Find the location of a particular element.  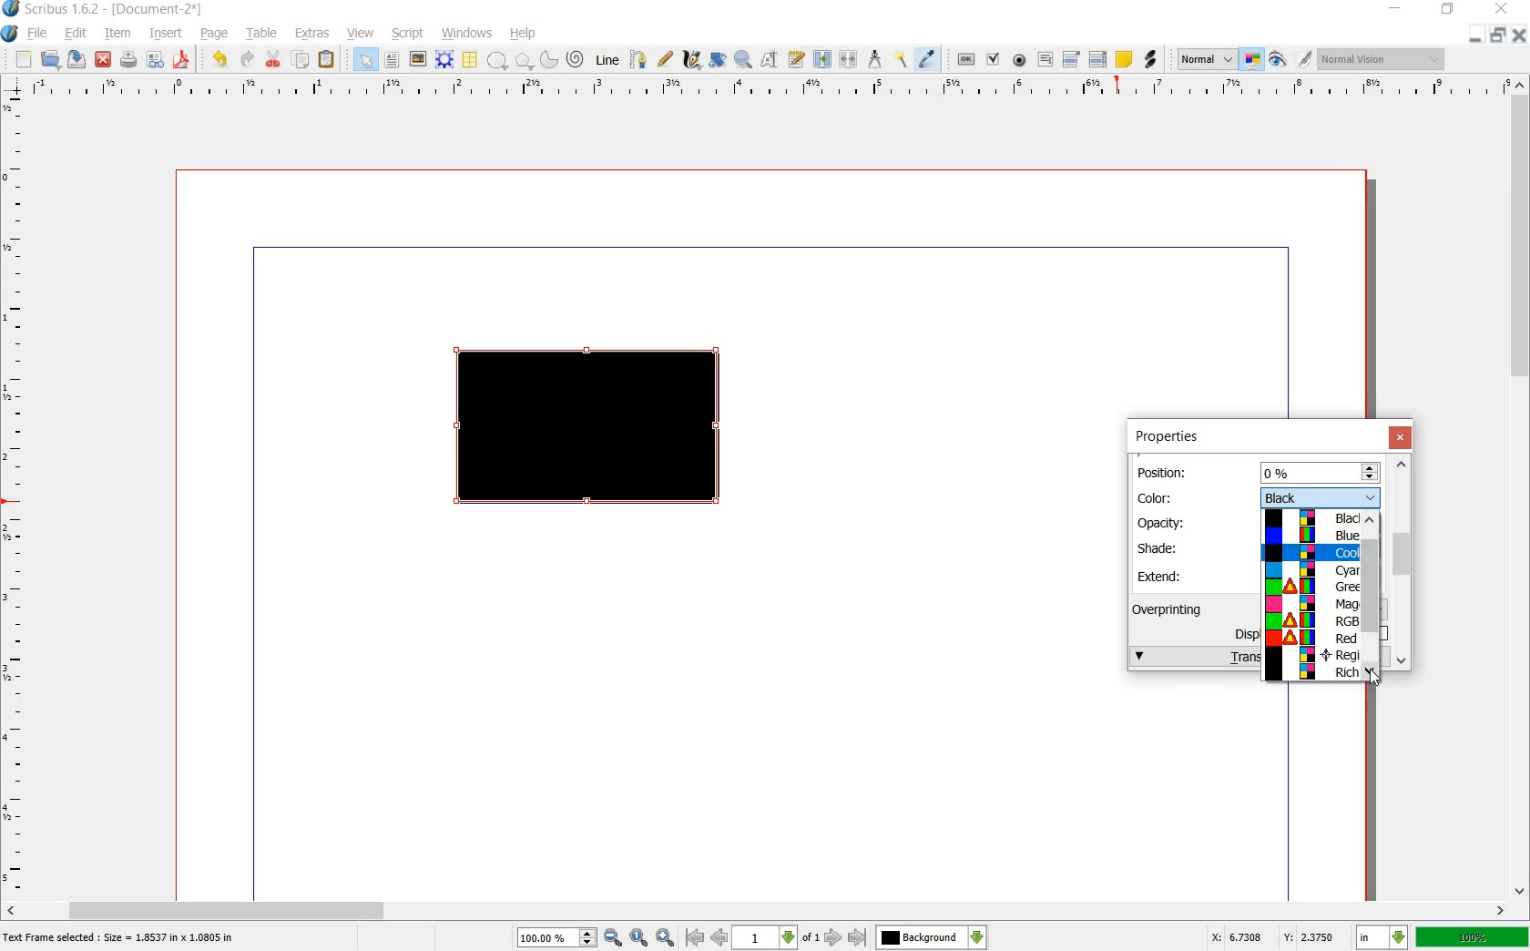

undo is located at coordinates (222, 60).